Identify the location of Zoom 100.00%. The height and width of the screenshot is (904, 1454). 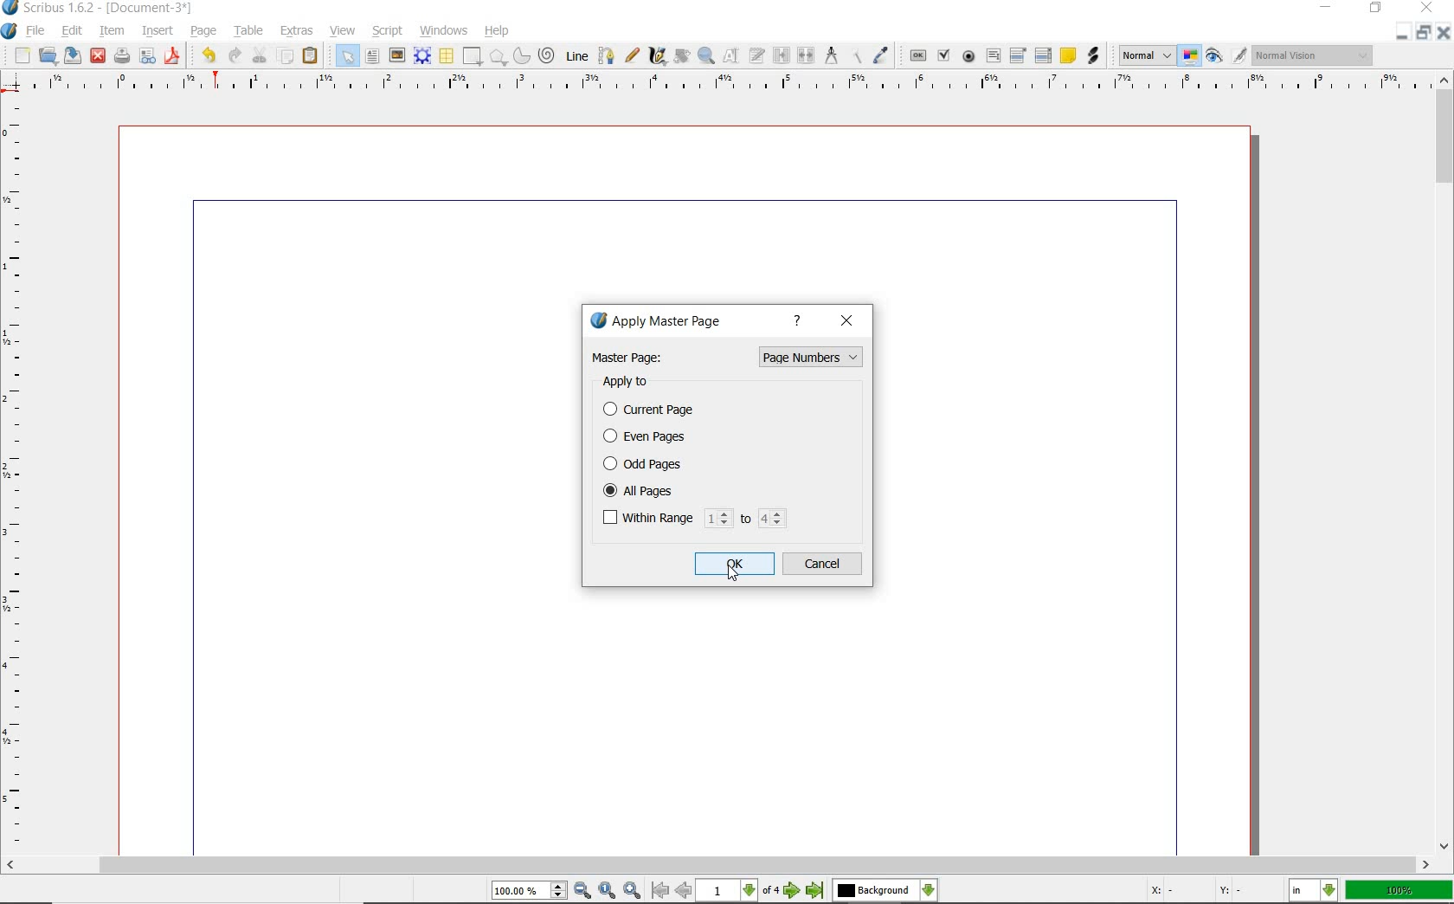
(529, 890).